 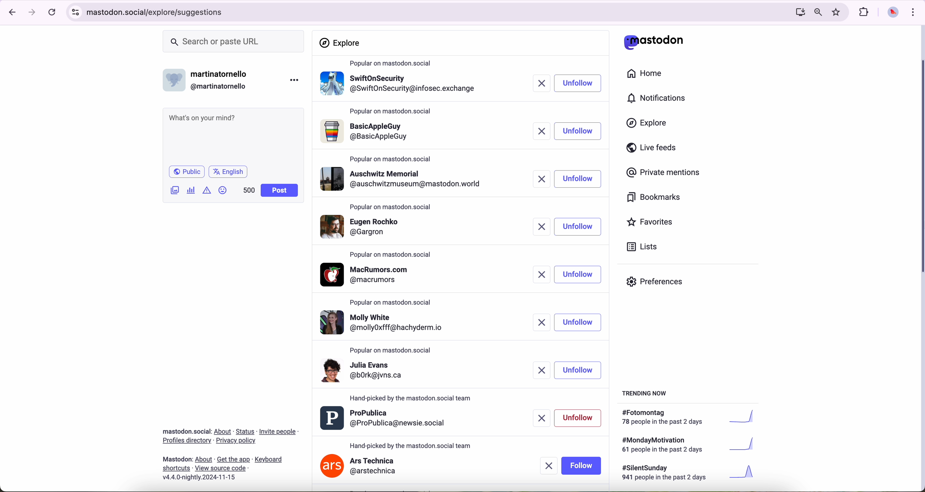 What do you see at coordinates (223, 190) in the screenshot?
I see `emoji` at bounding box center [223, 190].